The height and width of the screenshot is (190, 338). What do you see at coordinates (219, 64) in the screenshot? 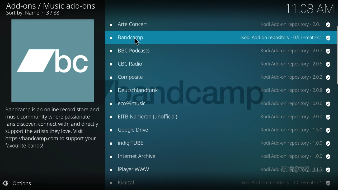
I see `add on` at bounding box center [219, 64].